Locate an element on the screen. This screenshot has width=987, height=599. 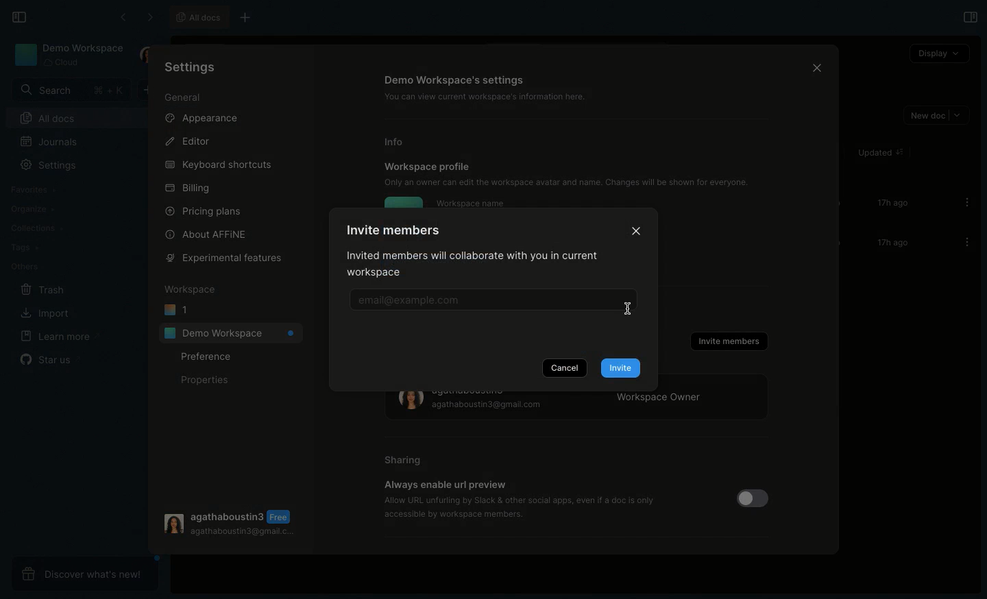
New doc is located at coordinates (935, 116).